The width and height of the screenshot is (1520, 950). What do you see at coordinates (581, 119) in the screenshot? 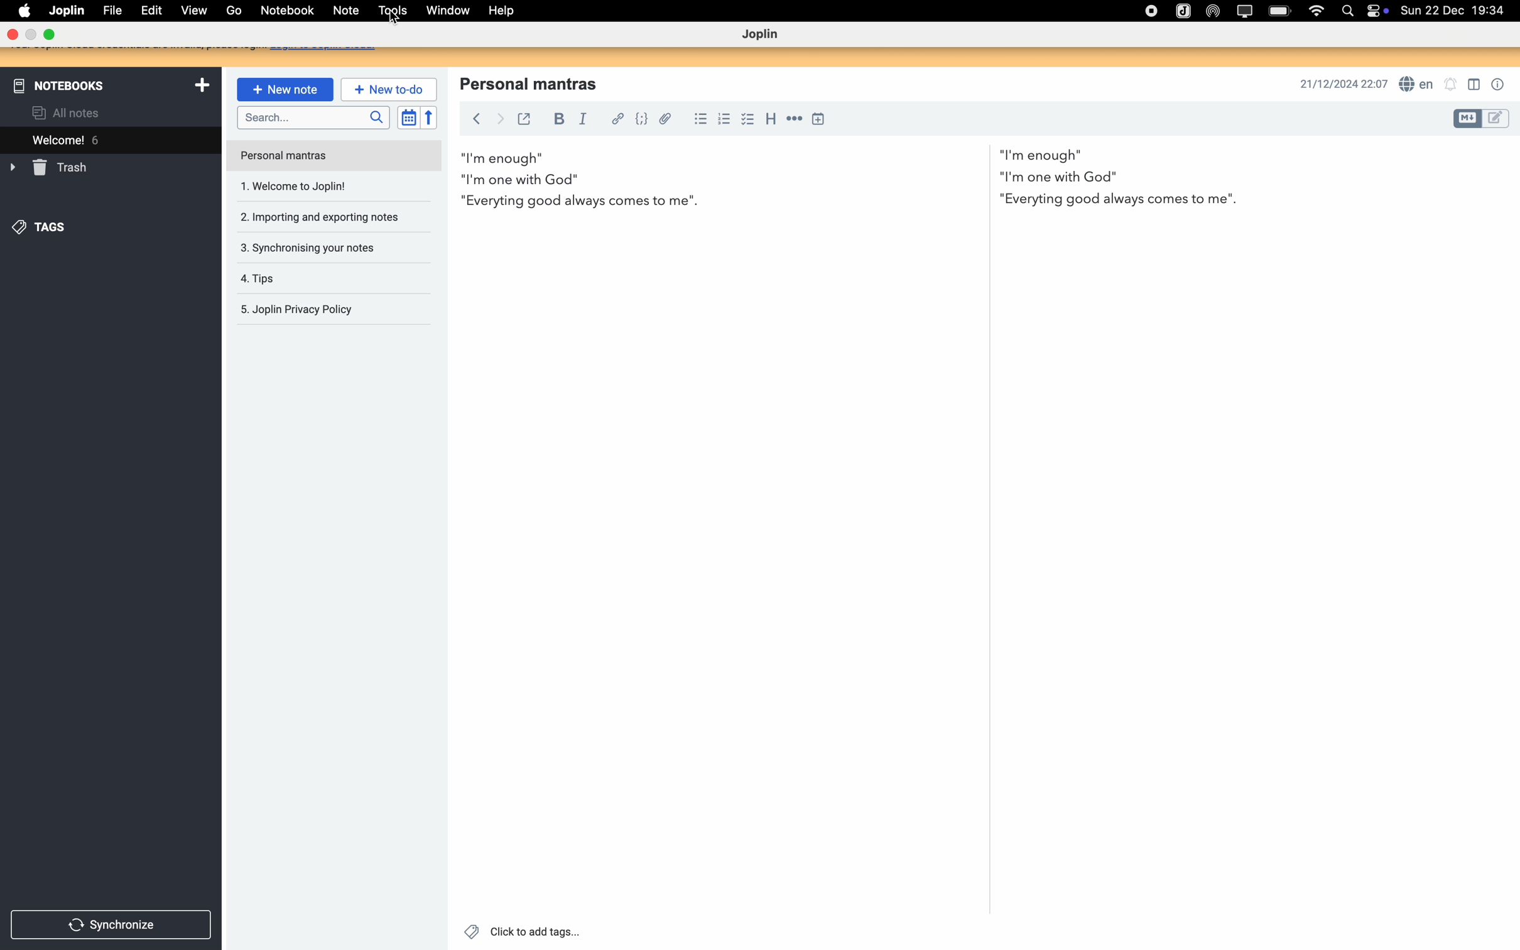
I see `italic` at bounding box center [581, 119].